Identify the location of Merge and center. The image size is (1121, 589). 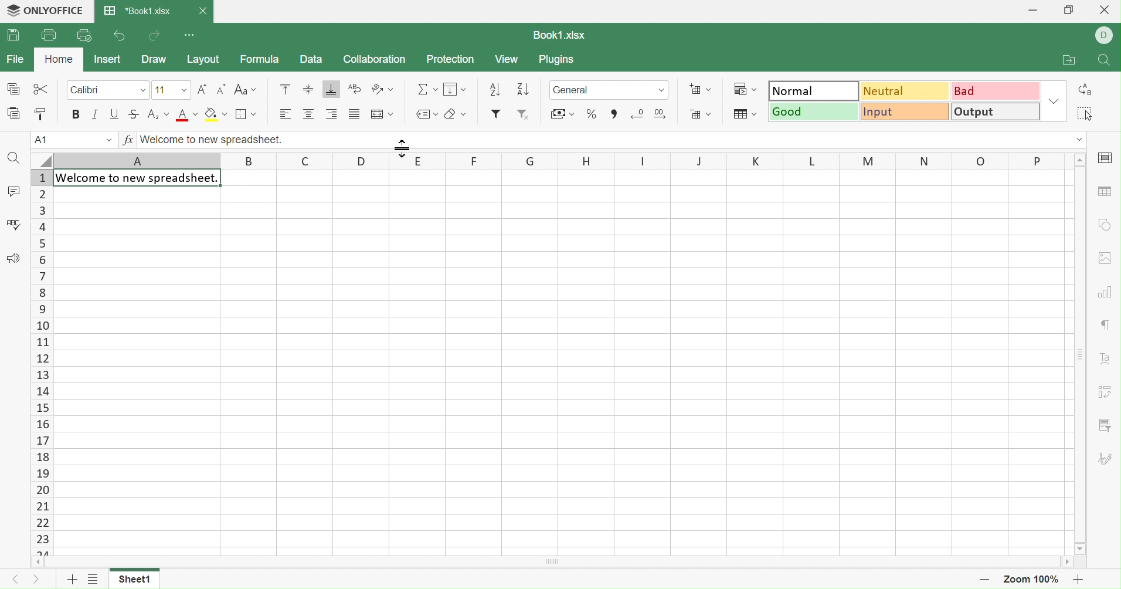
(383, 114).